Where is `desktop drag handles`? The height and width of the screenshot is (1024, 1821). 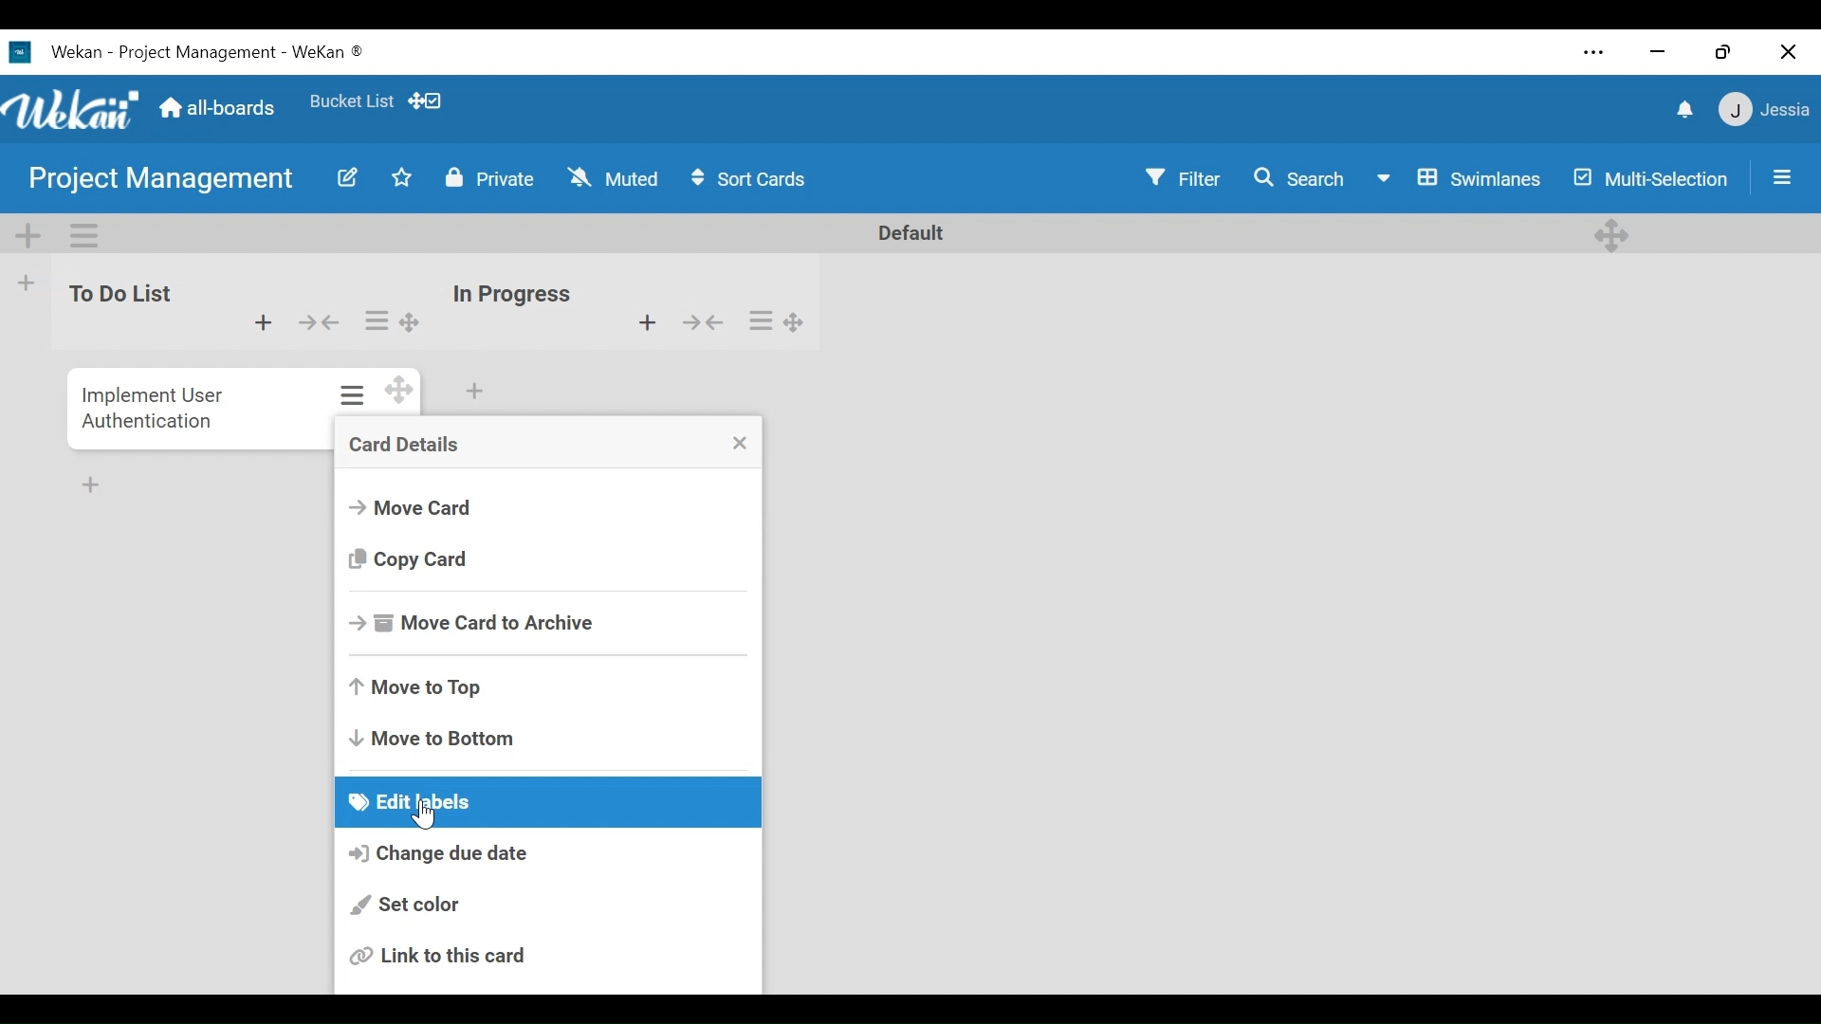 desktop drag handles is located at coordinates (797, 321).